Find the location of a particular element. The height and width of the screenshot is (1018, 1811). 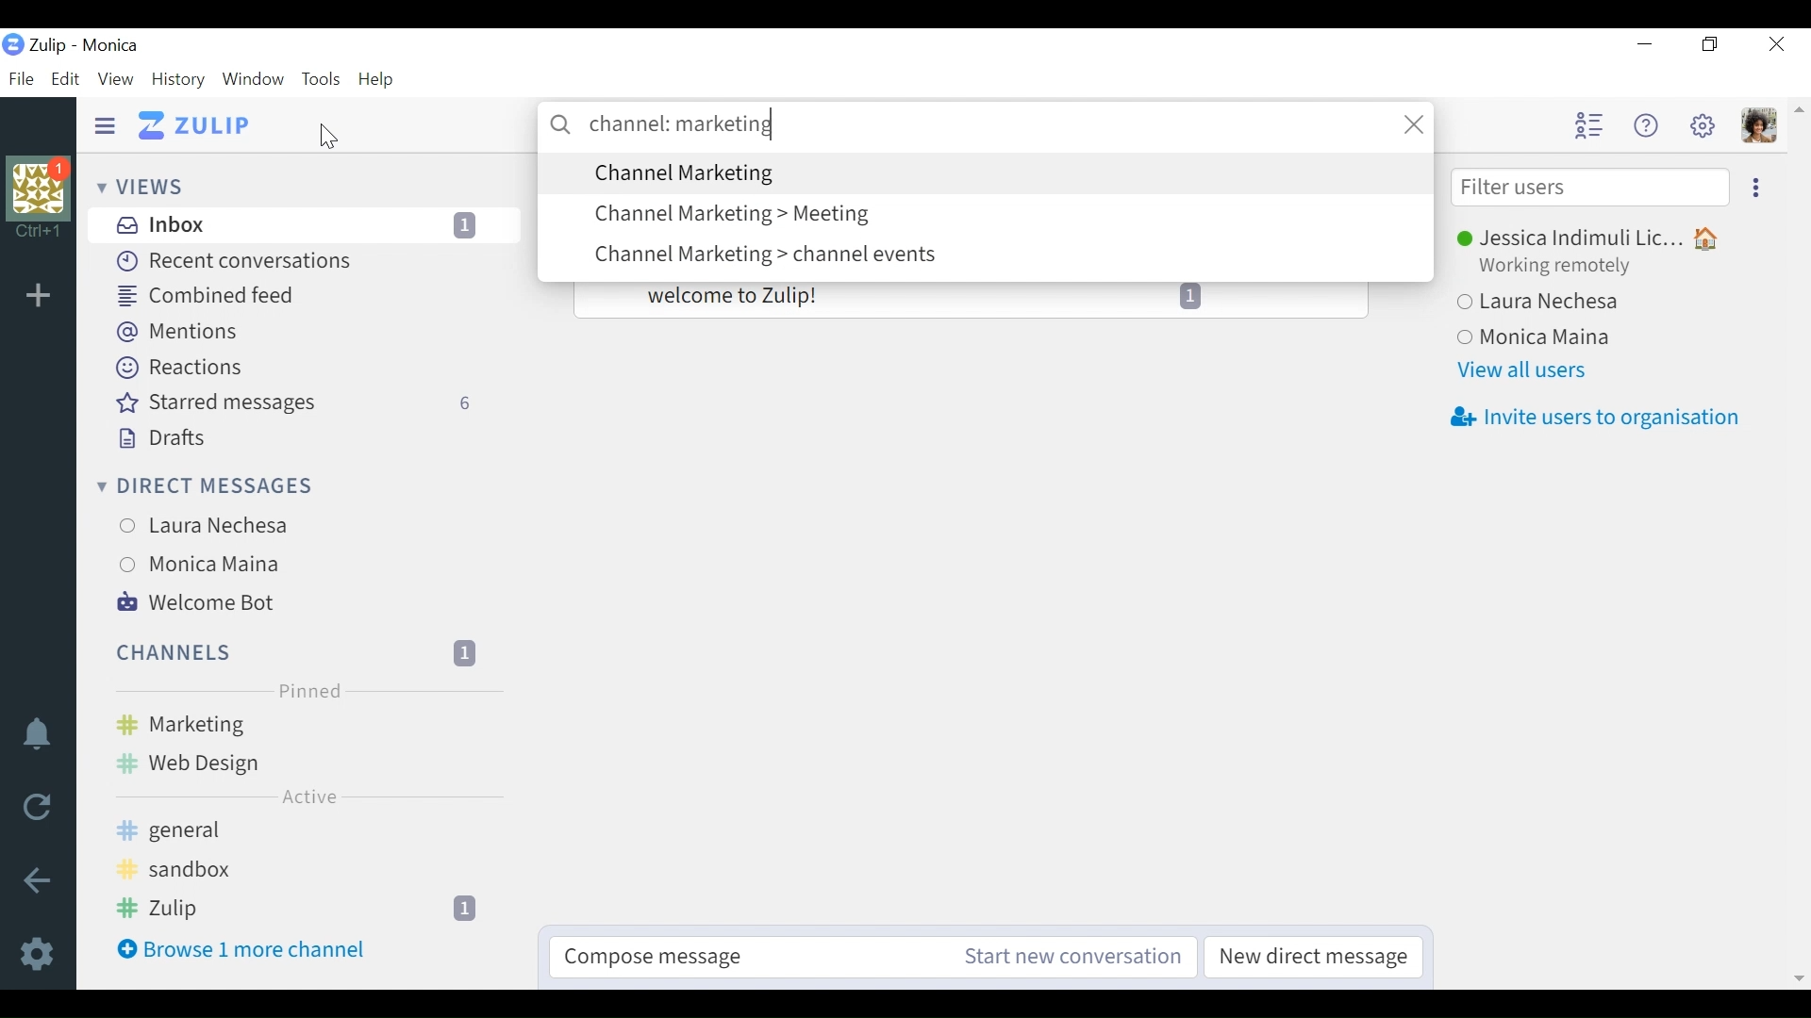

Start new conversation is located at coordinates (1071, 956).